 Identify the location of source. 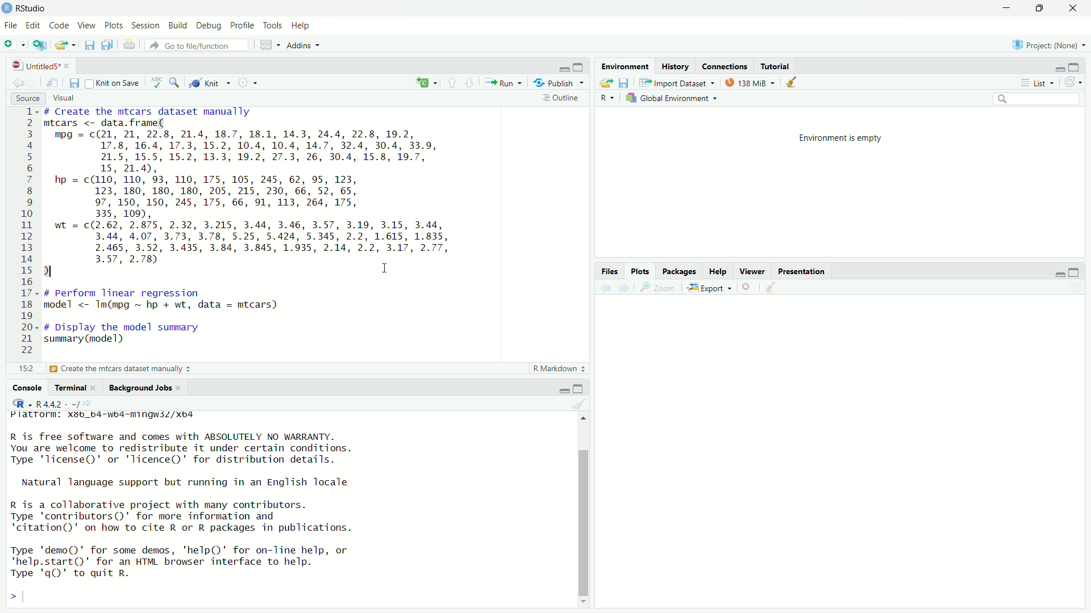
(27, 100).